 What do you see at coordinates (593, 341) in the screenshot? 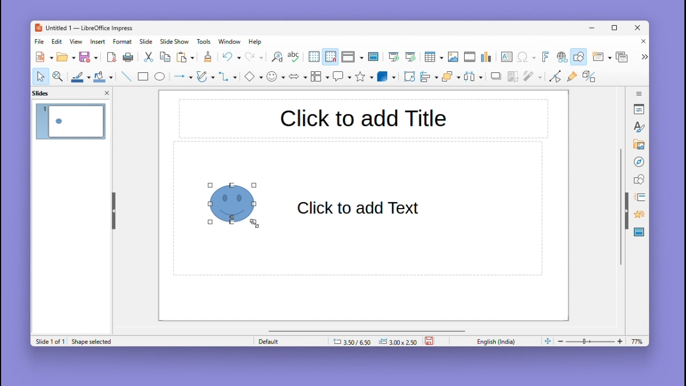
I see `zoom toggle bar` at bounding box center [593, 341].